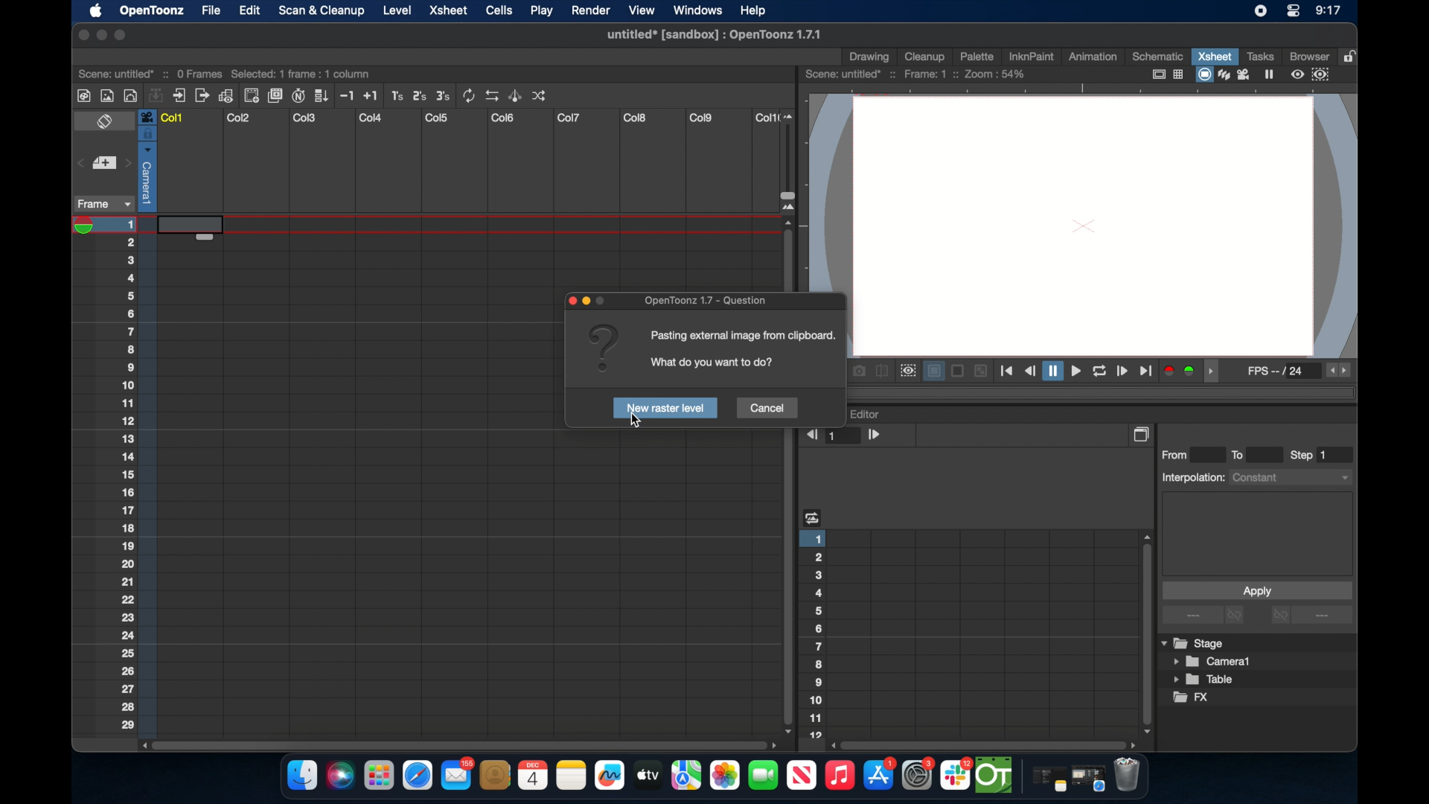 The image size is (1429, 804). What do you see at coordinates (793, 162) in the screenshot?
I see `slider` at bounding box center [793, 162].